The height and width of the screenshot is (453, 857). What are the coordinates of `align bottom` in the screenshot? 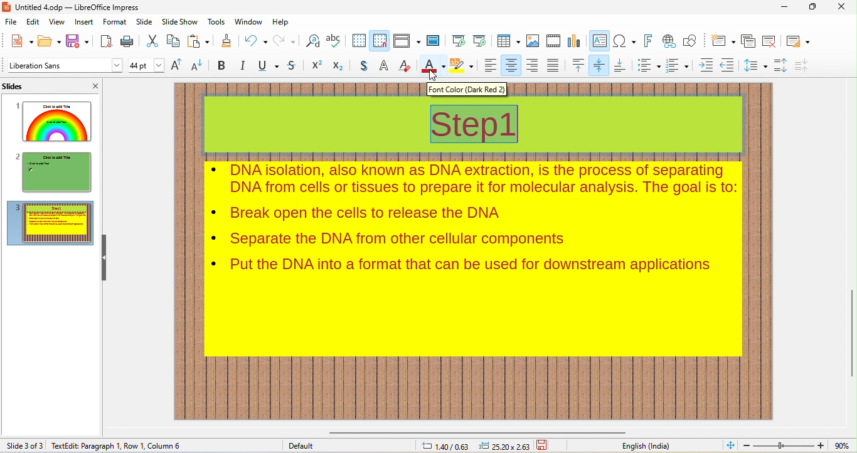 It's located at (621, 65).